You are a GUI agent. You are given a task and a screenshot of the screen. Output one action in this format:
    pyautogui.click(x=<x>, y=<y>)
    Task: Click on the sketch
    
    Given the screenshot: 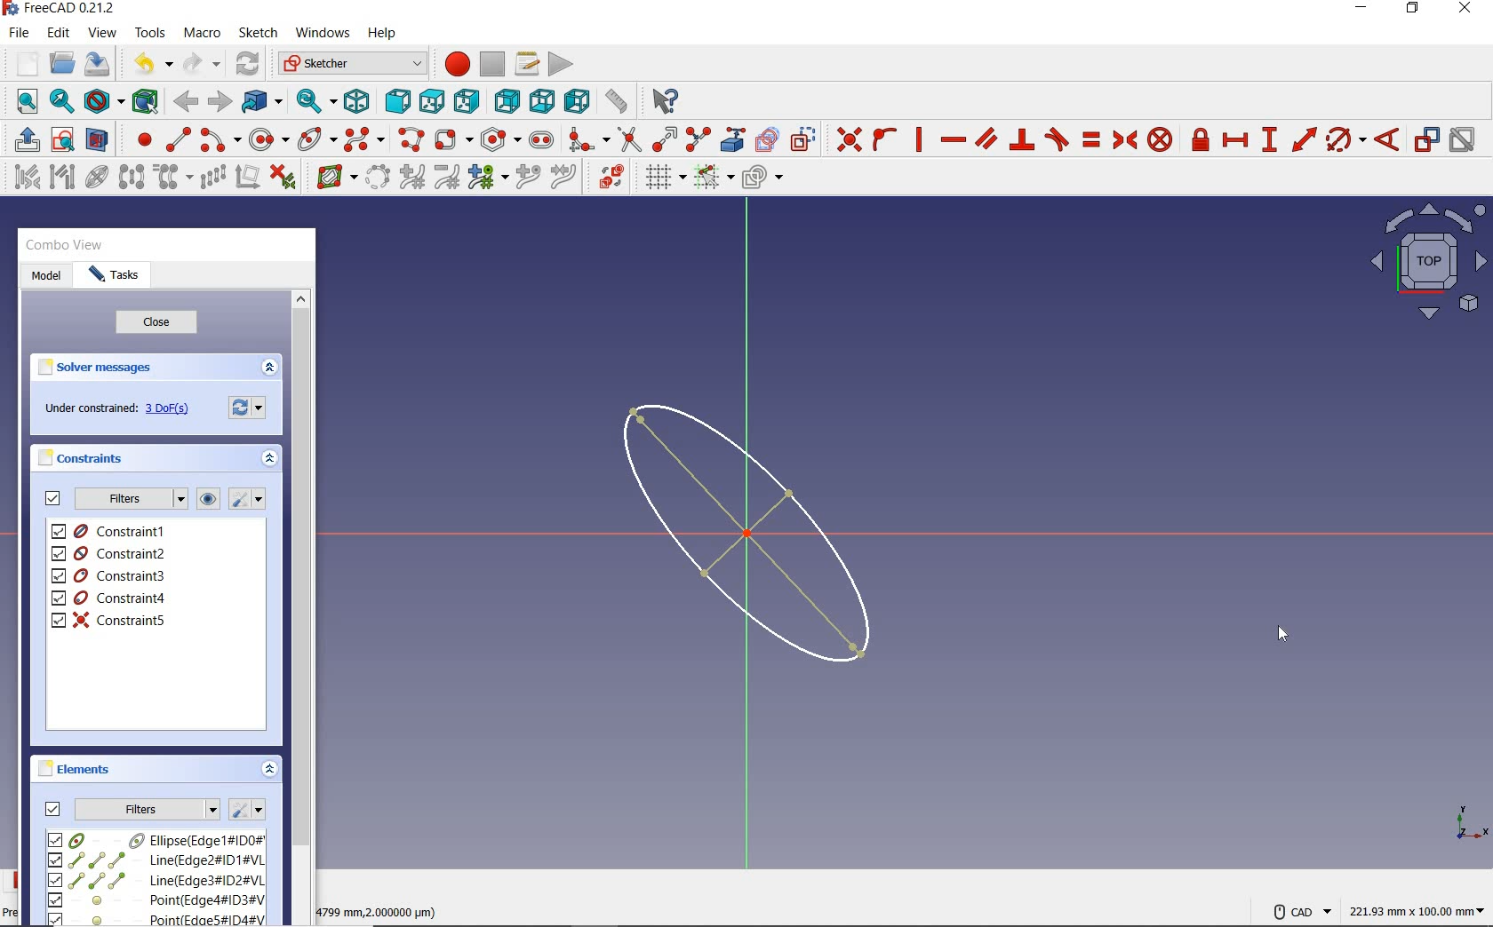 What is the action you would take?
    pyautogui.click(x=257, y=33)
    